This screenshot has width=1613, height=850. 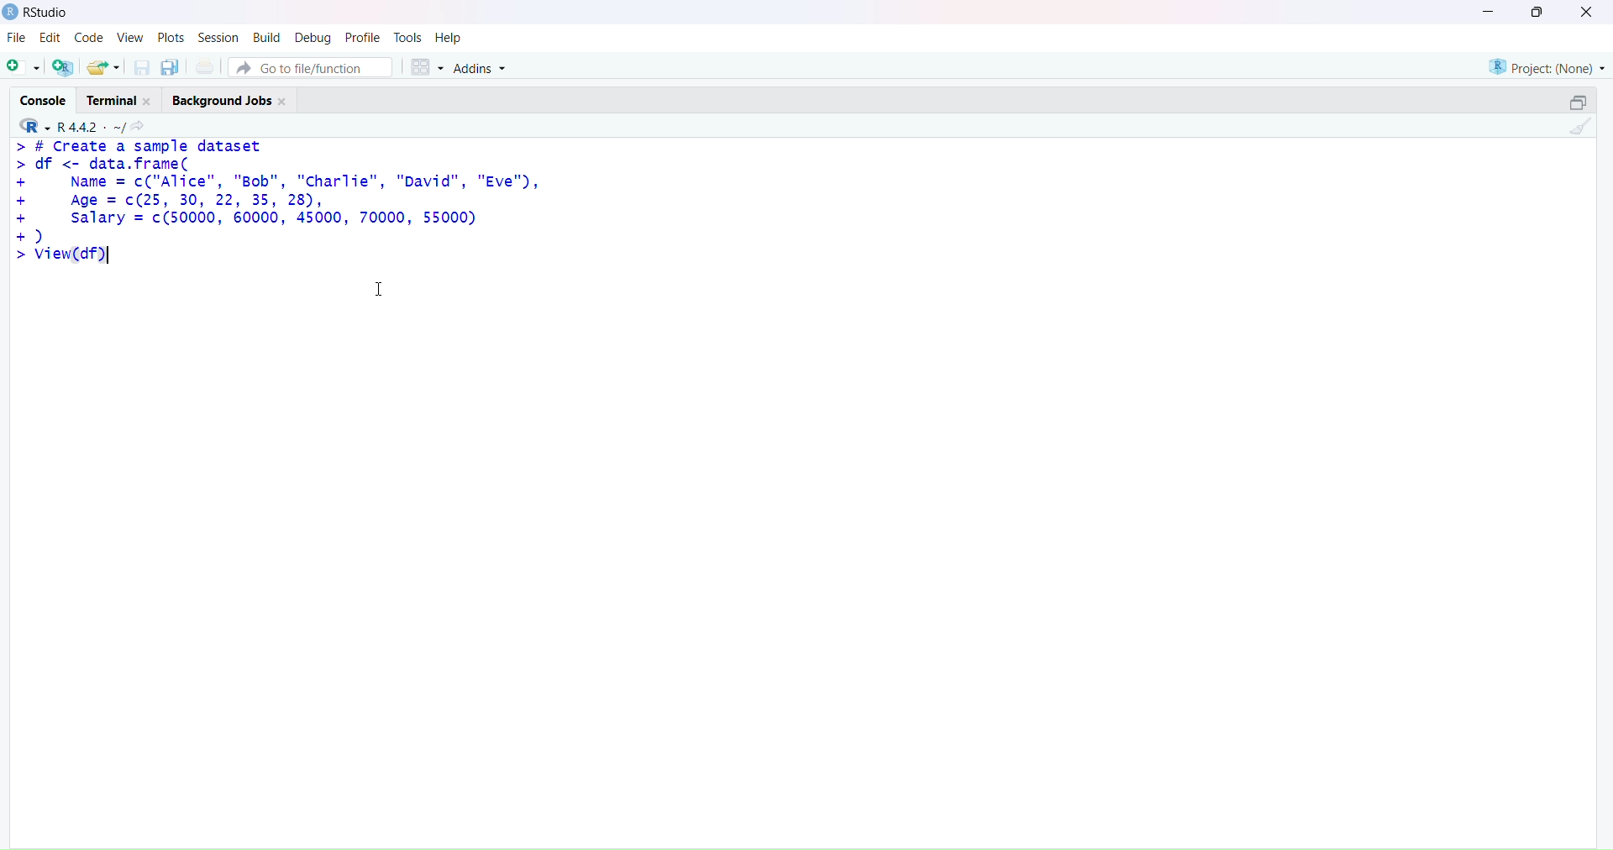 What do you see at coordinates (139, 128) in the screenshot?
I see `view the current working directory` at bounding box center [139, 128].